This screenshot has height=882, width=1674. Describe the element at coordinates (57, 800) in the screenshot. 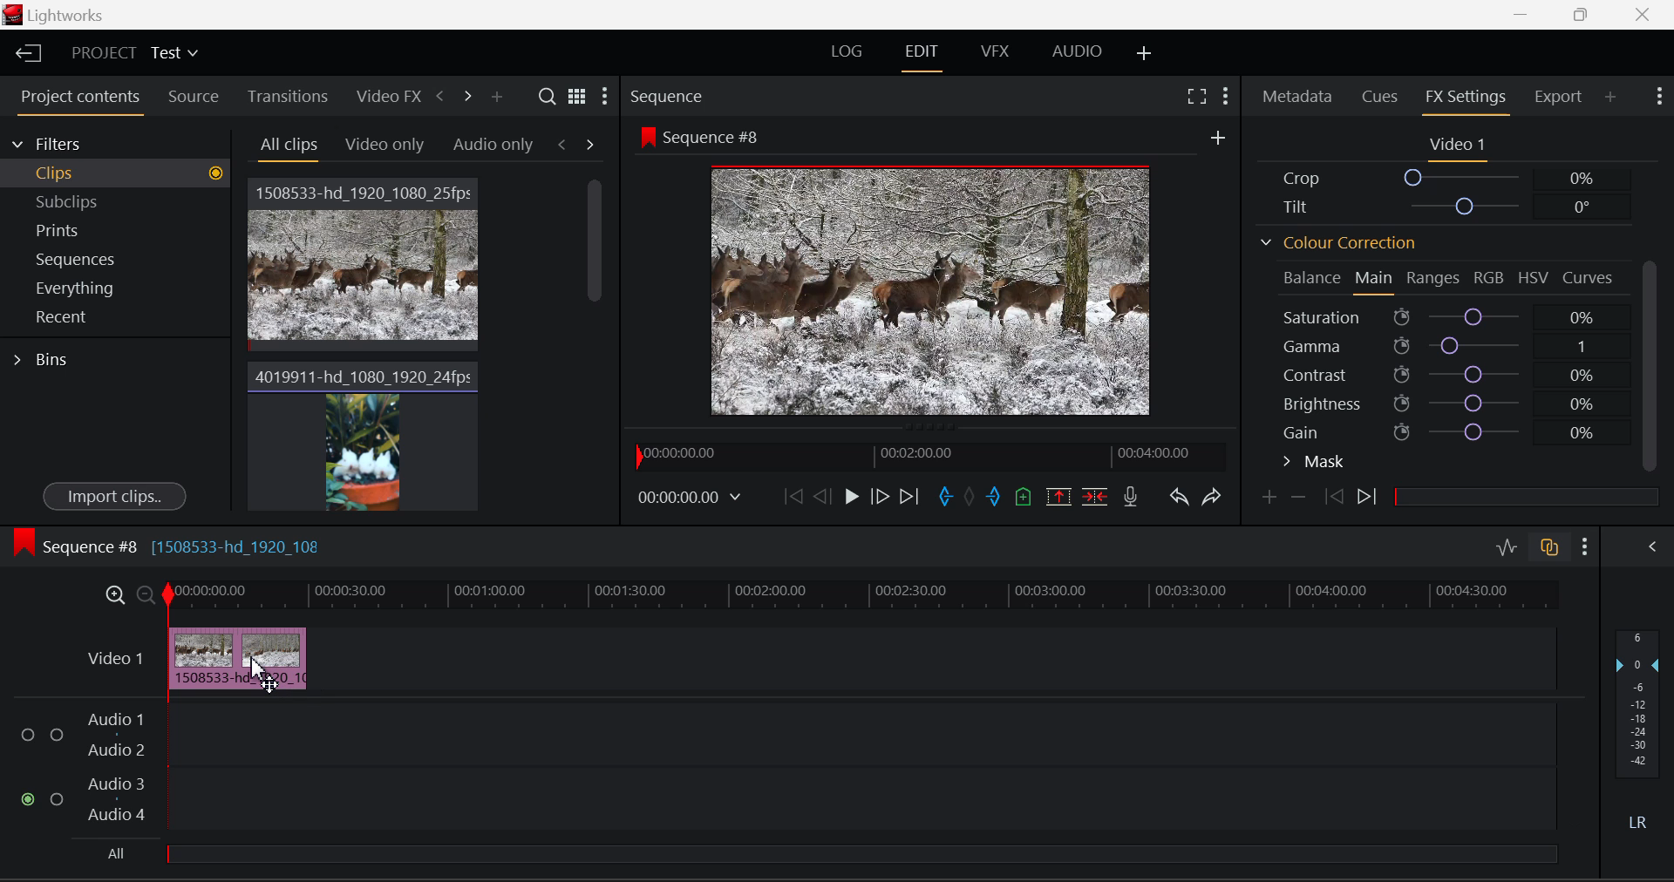

I see `Audio Input Checkbox` at that location.